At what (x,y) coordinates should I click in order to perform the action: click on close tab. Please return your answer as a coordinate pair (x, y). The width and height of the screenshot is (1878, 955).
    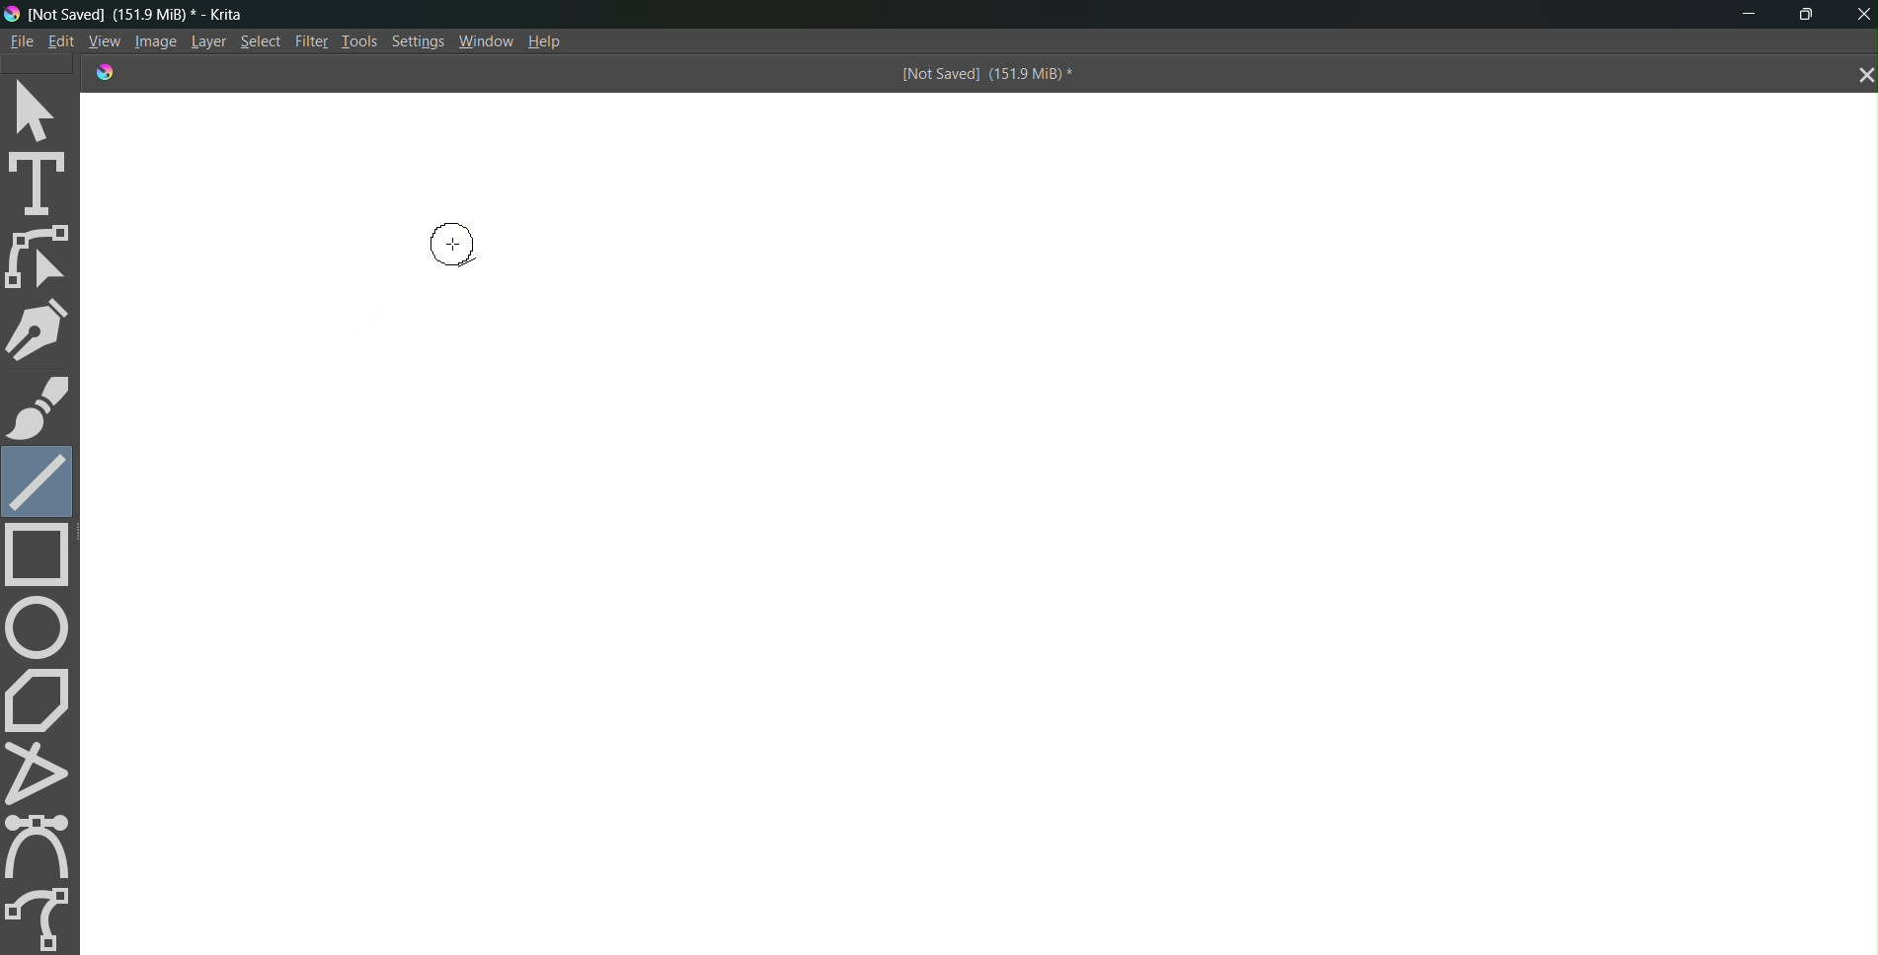
    Looking at the image, I should click on (1860, 76).